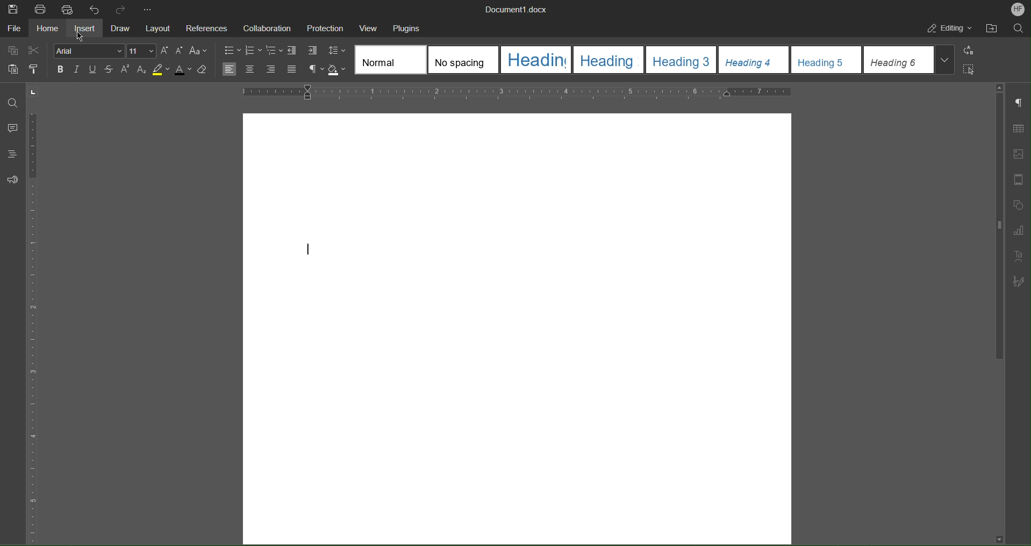 This screenshot has height=546, width=1031. Describe the element at coordinates (754, 61) in the screenshot. I see `Heading 4` at that location.